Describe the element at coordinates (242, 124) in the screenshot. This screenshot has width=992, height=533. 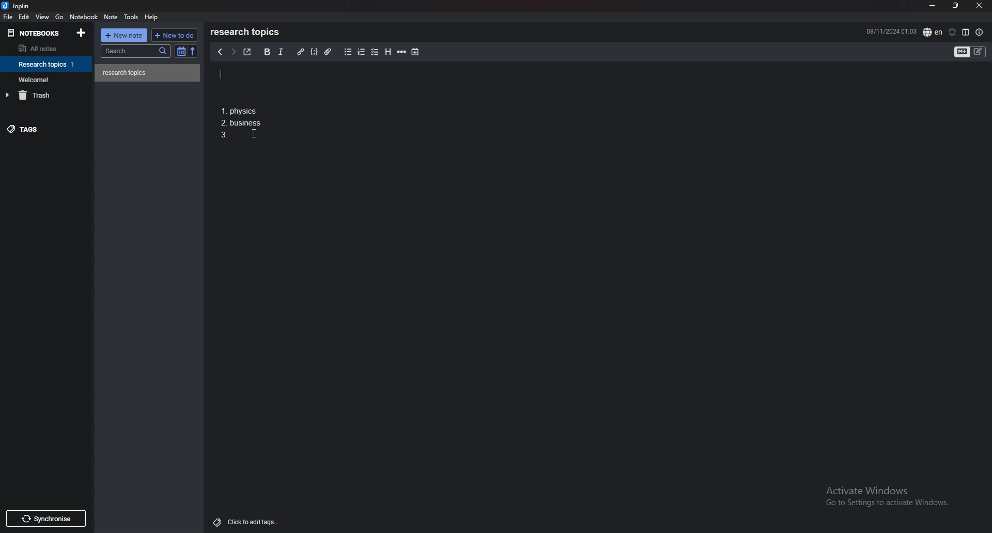
I see `1. Physics 2. business 3.` at that location.